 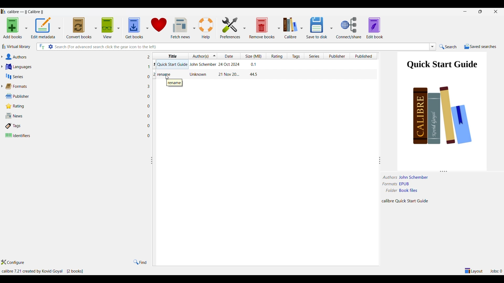 I want to click on Description of current selection, so click(x=407, y=202).